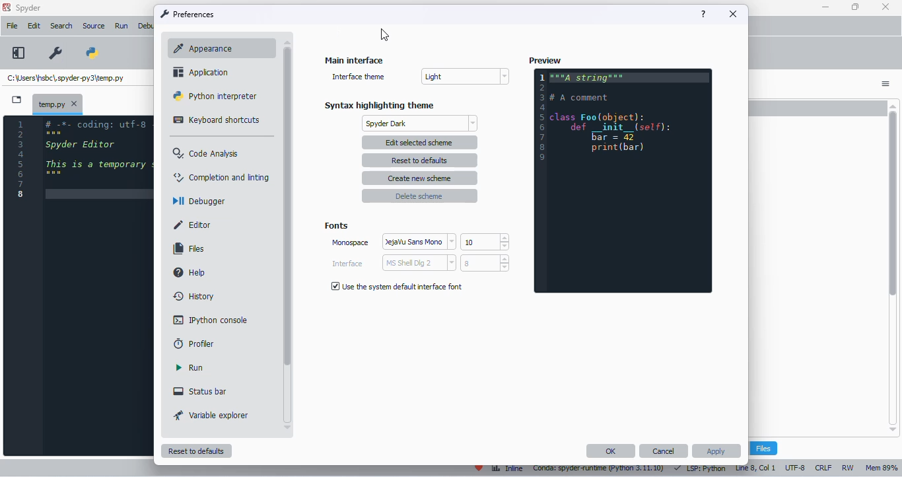 This screenshot has width=902, height=477. I want to click on keyboard shortcuts, so click(218, 120).